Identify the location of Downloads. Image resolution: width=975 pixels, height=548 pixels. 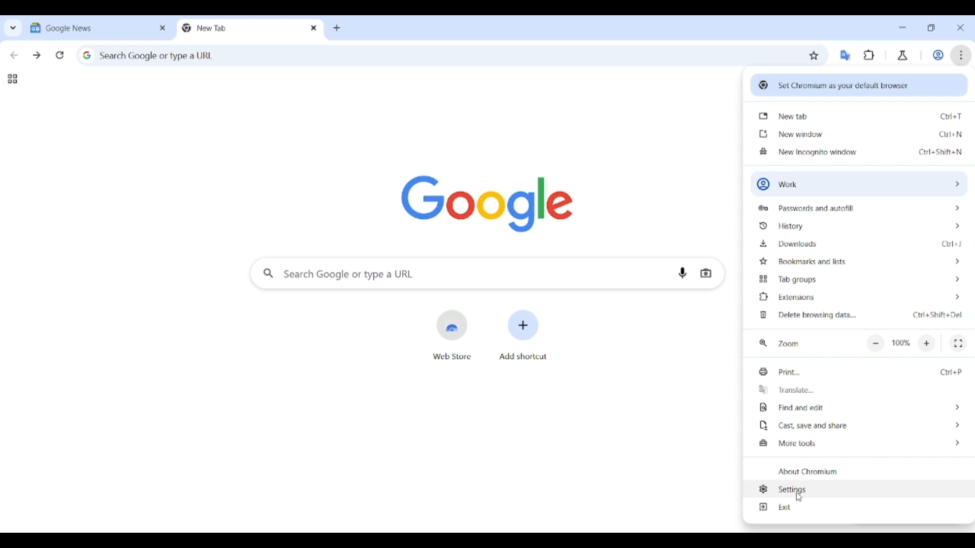
(860, 243).